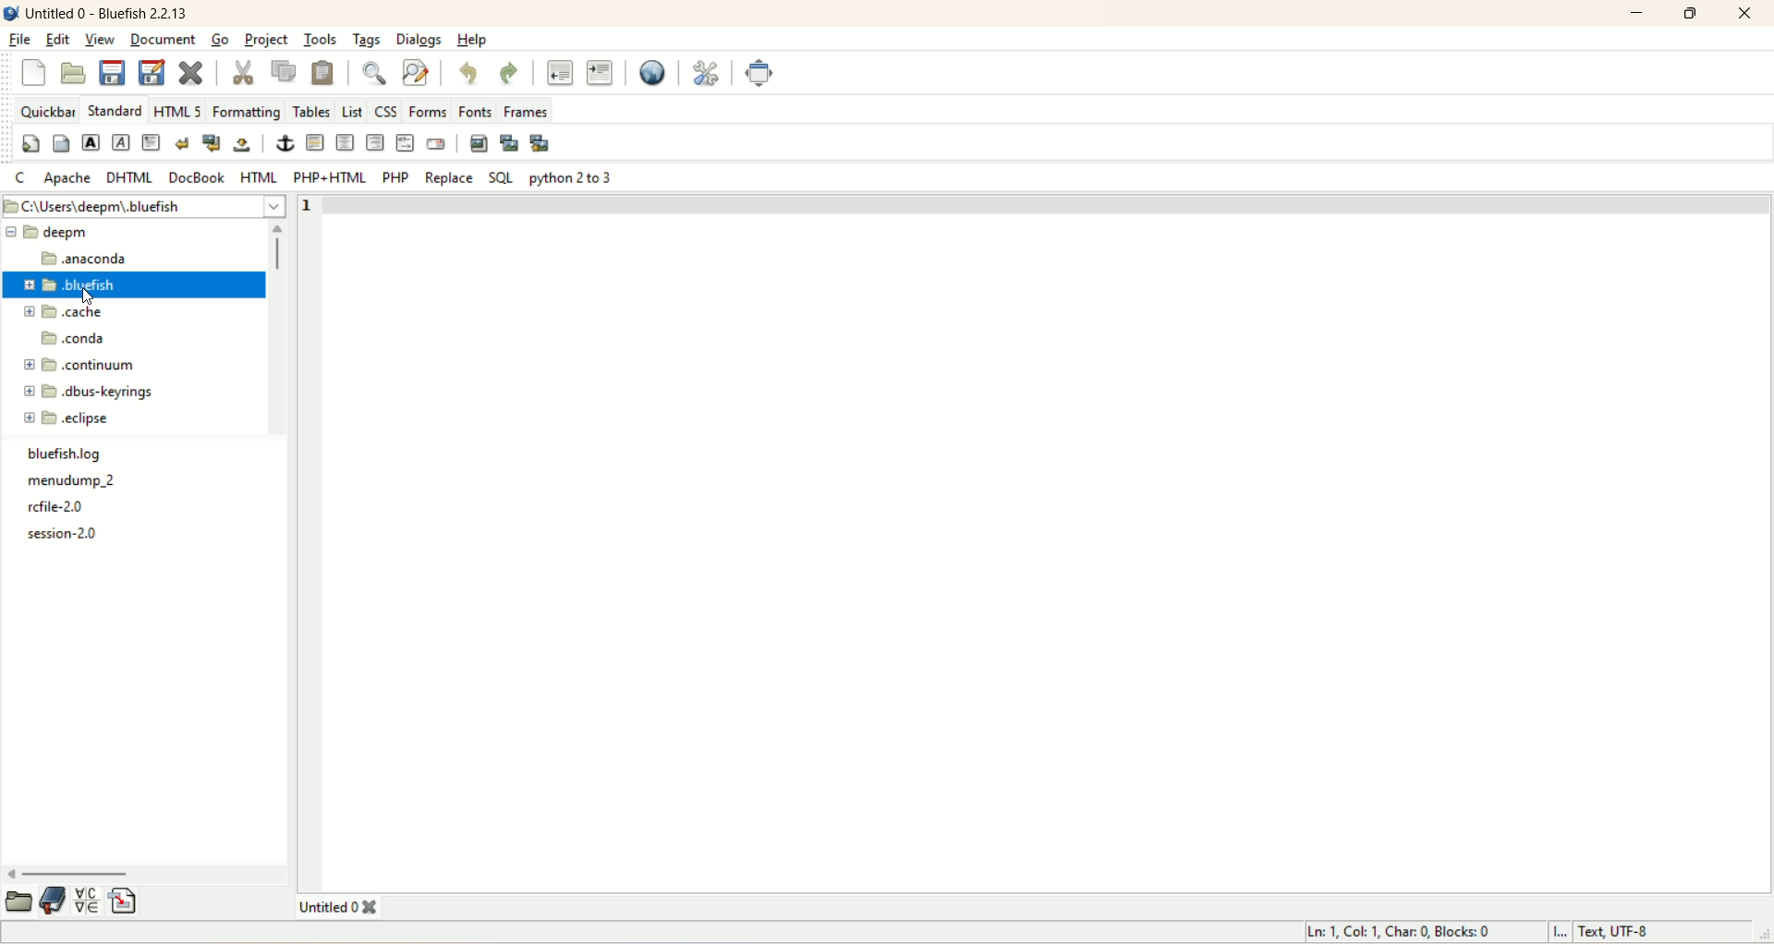  I want to click on fonts, so click(474, 112).